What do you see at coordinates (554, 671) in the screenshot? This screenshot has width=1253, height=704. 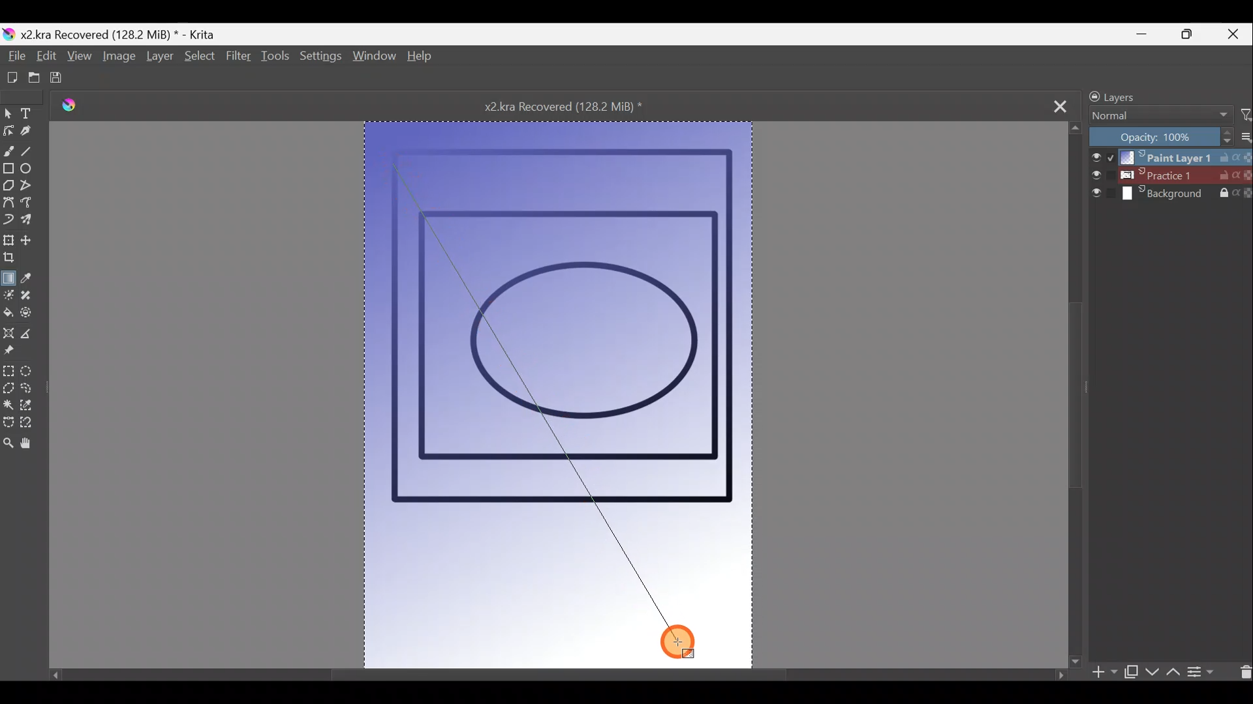 I see `Scroll bar` at bounding box center [554, 671].